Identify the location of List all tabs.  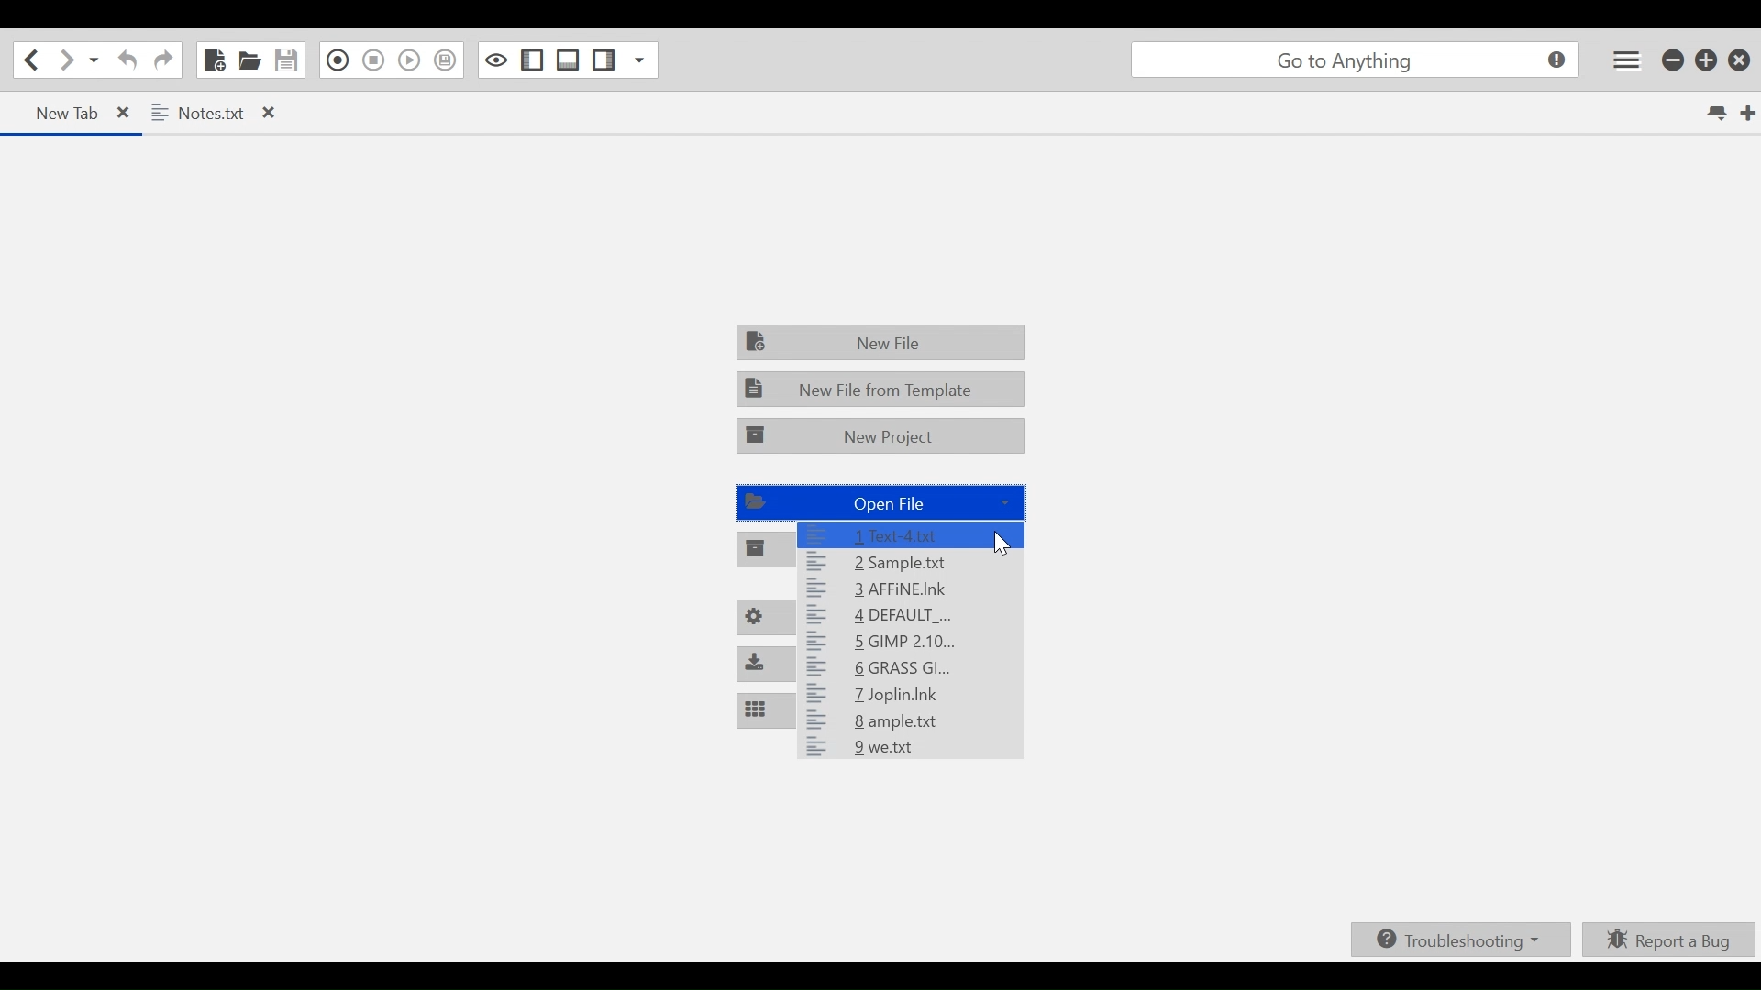
(1715, 113).